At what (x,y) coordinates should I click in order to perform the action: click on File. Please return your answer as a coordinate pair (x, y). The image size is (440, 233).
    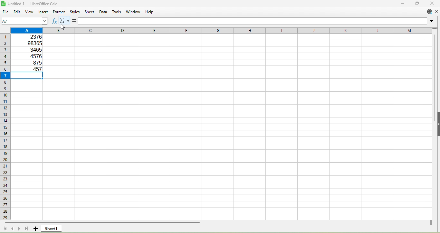
    Looking at the image, I should click on (6, 12).